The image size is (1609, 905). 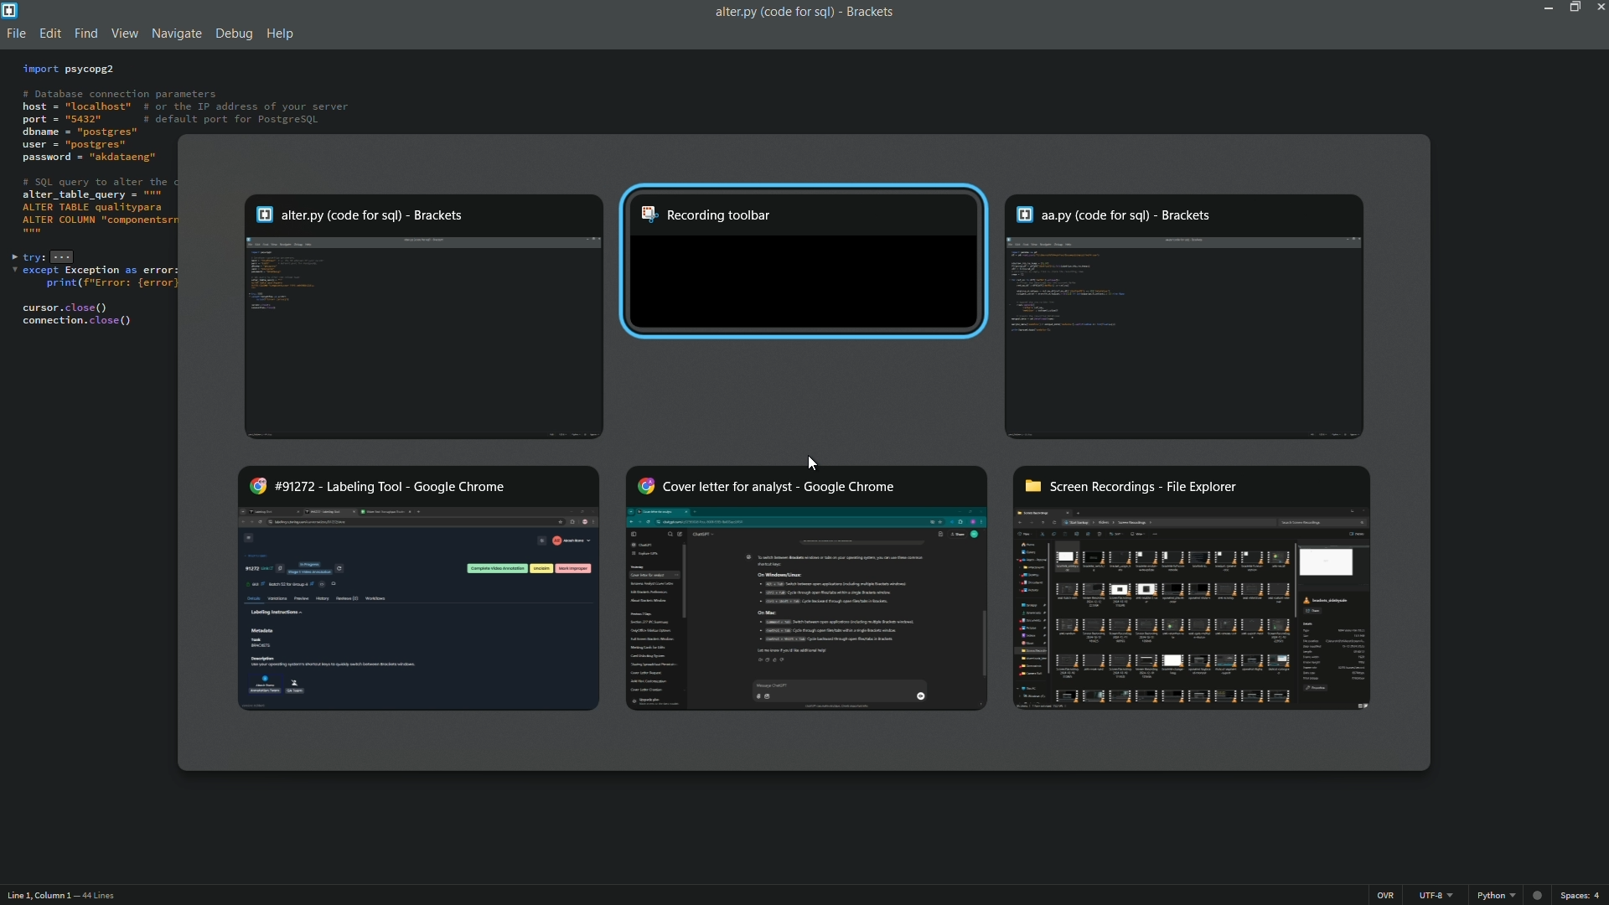 I want to click on help menu, so click(x=281, y=35).